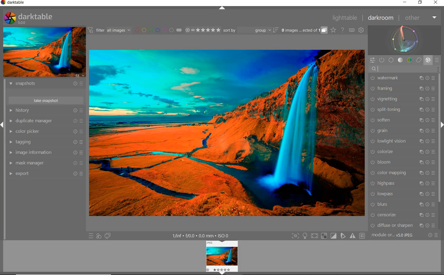  What do you see at coordinates (394, 235) in the screenshot?
I see `MODULE...v5.0 JPEG` at bounding box center [394, 235].